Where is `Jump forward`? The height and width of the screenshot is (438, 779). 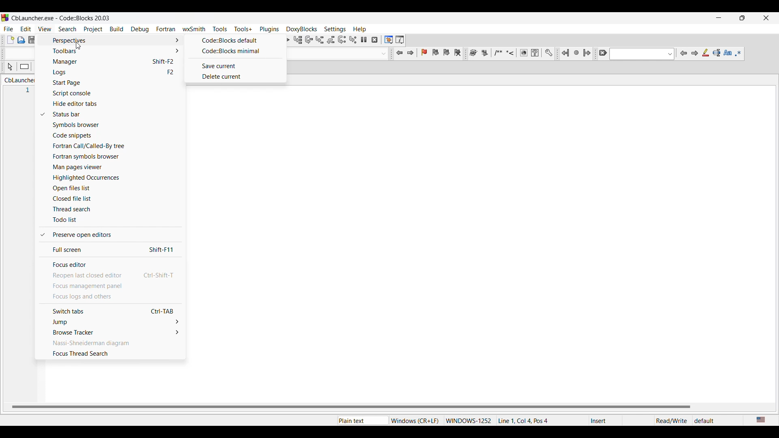 Jump forward is located at coordinates (587, 53).